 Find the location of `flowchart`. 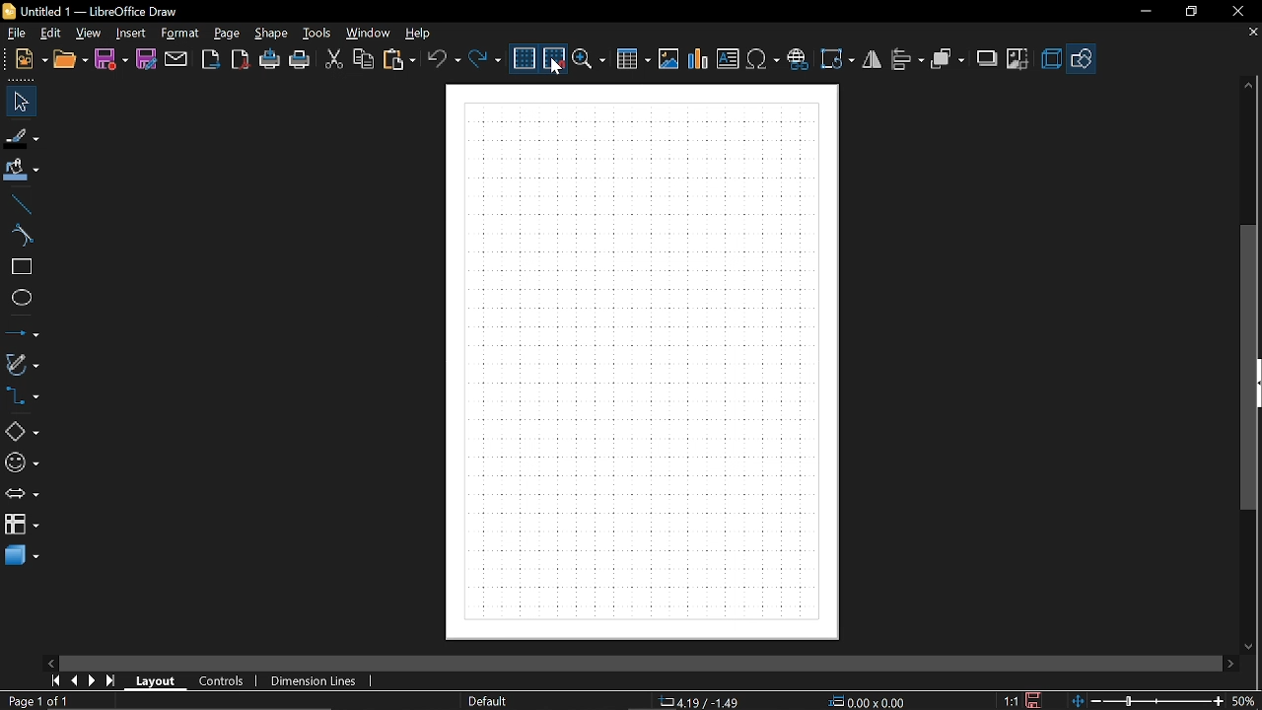

flowchart is located at coordinates (22, 525).